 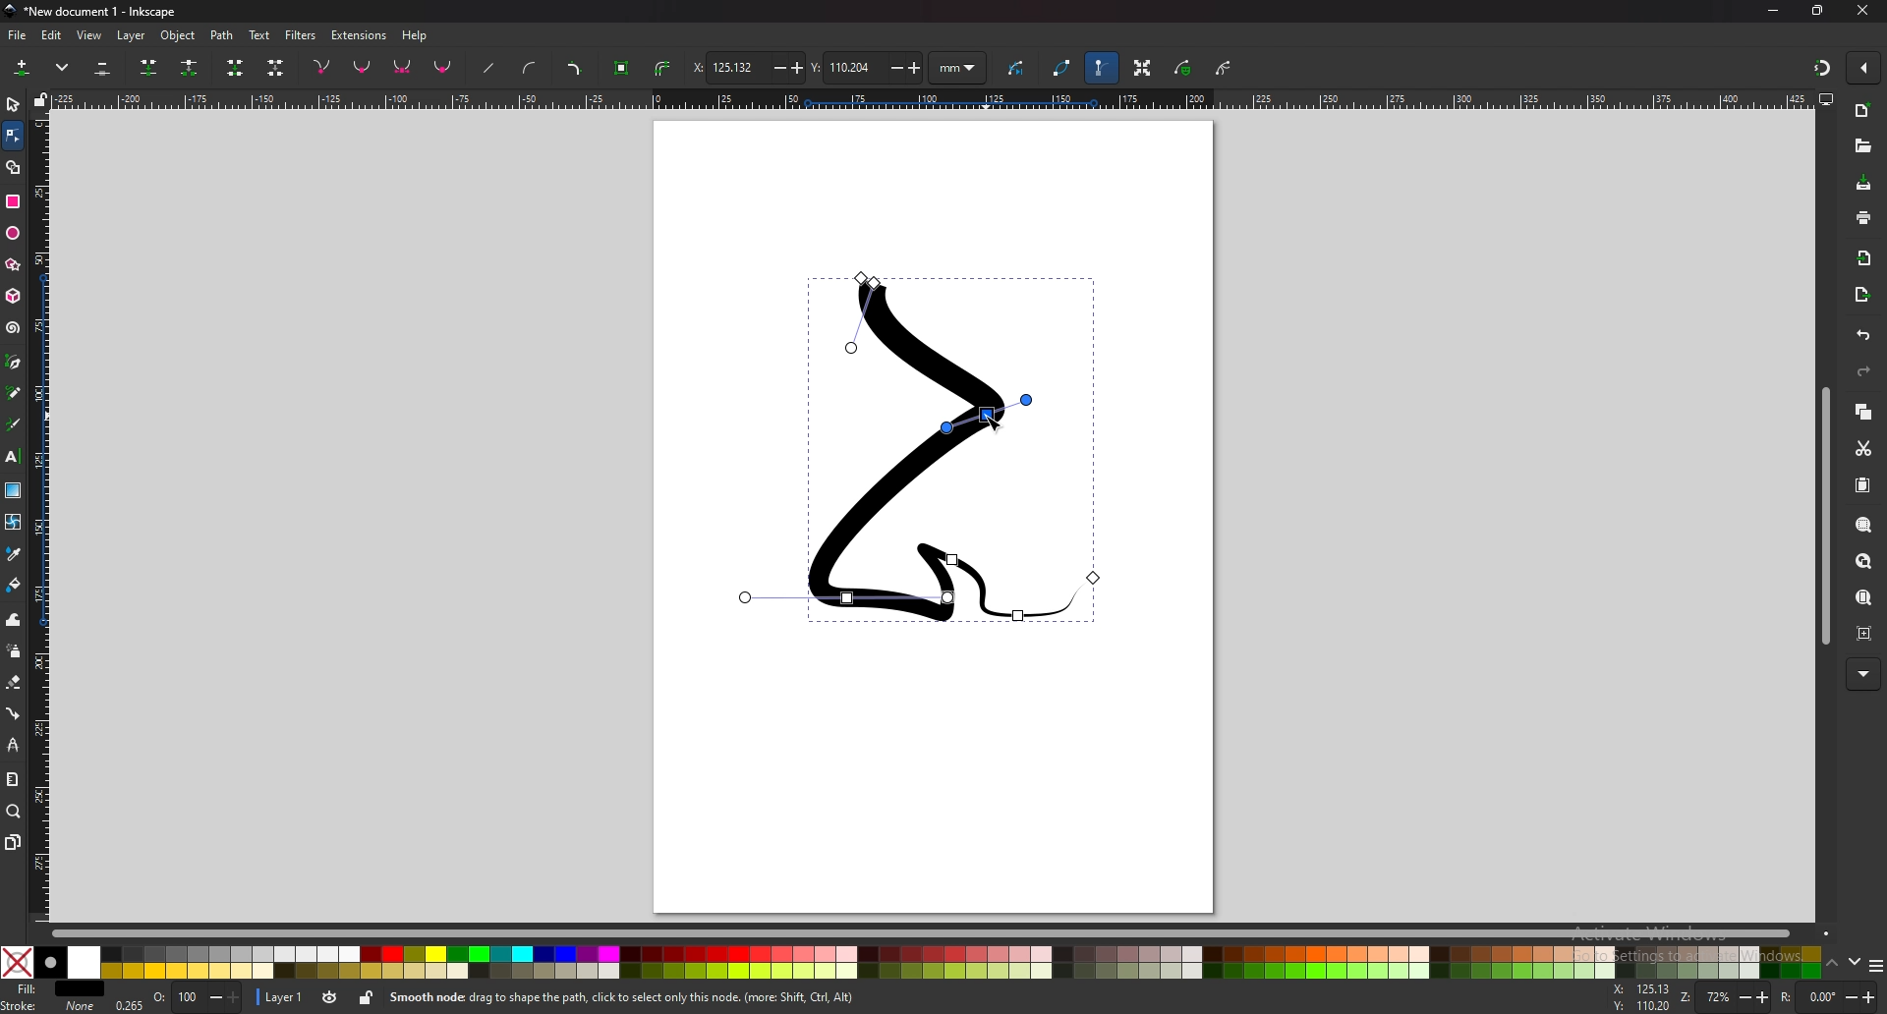 What do you see at coordinates (865, 67) in the screenshot?
I see `y coordinates` at bounding box center [865, 67].